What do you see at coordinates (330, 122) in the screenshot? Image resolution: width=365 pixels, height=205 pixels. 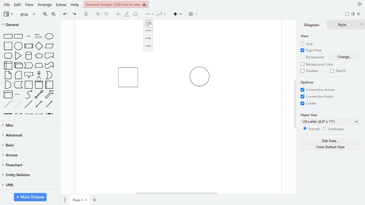 I see `current paper size` at bounding box center [330, 122].